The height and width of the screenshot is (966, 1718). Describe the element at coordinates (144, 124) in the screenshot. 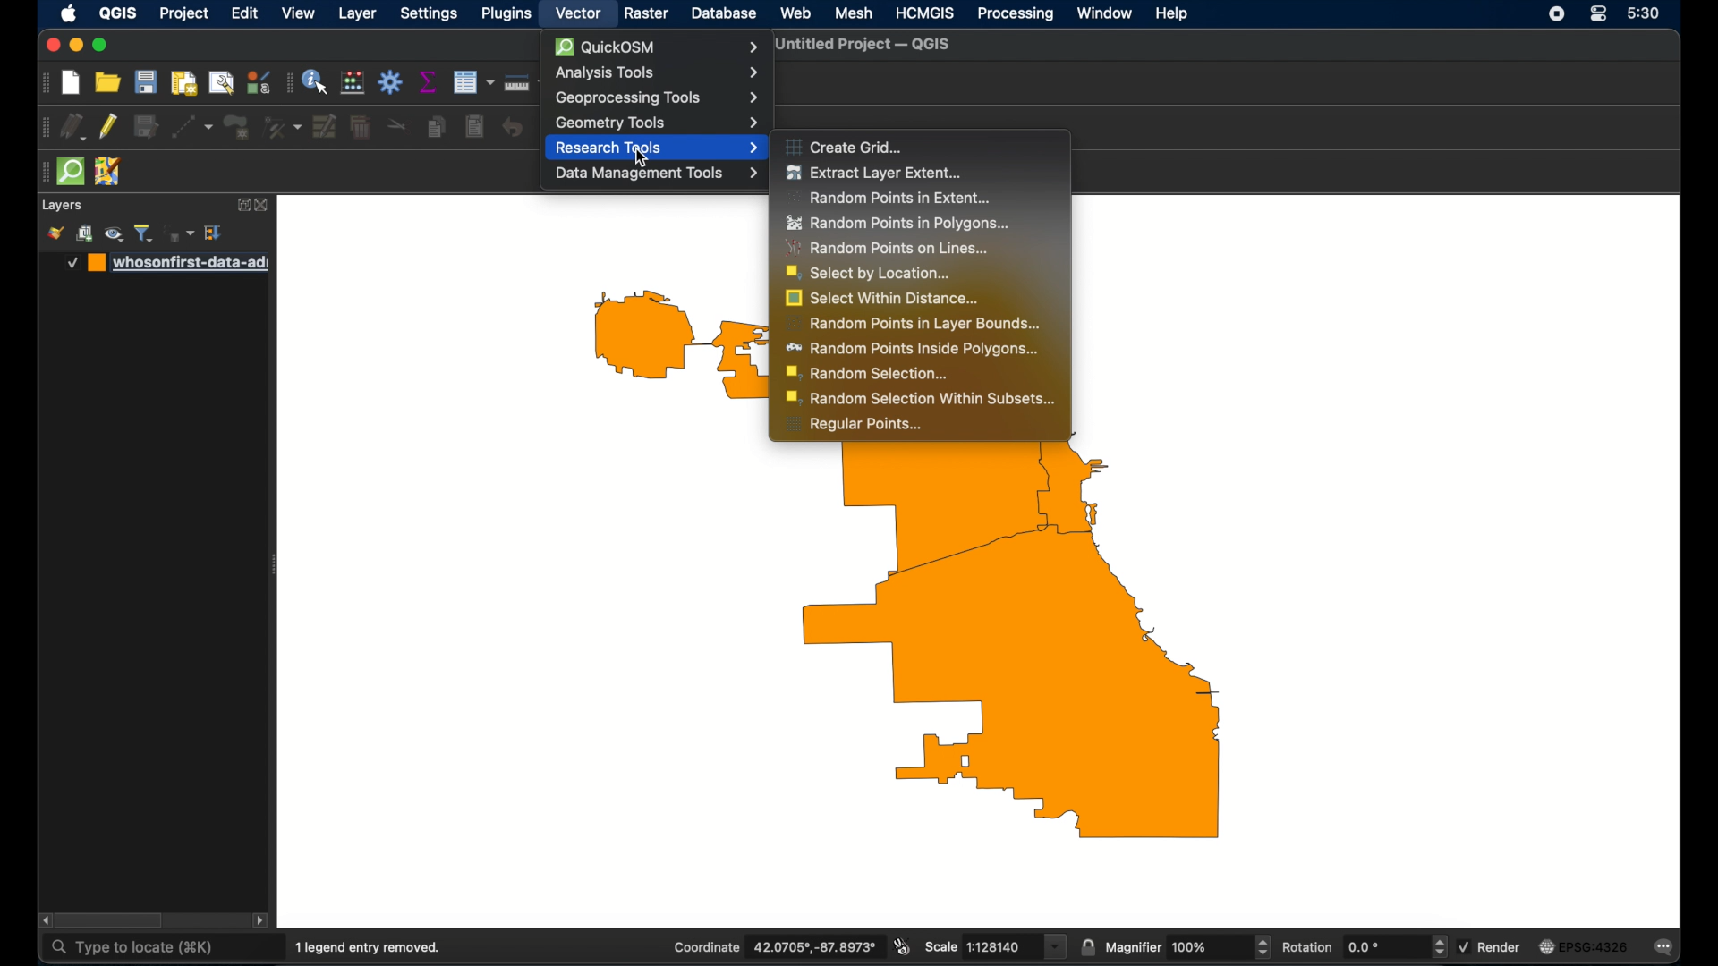

I see `save edits` at that location.